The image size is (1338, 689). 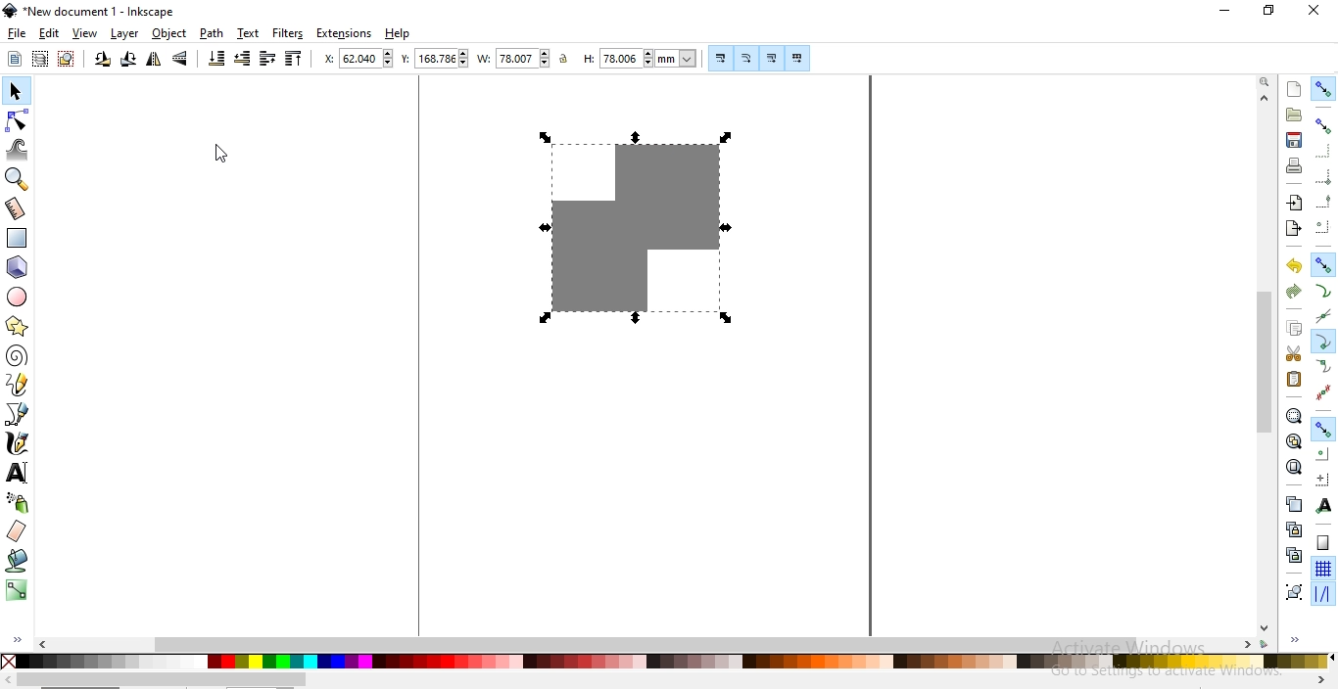 What do you see at coordinates (16, 58) in the screenshot?
I see `select all objects or nodes` at bounding box center [16, 58].